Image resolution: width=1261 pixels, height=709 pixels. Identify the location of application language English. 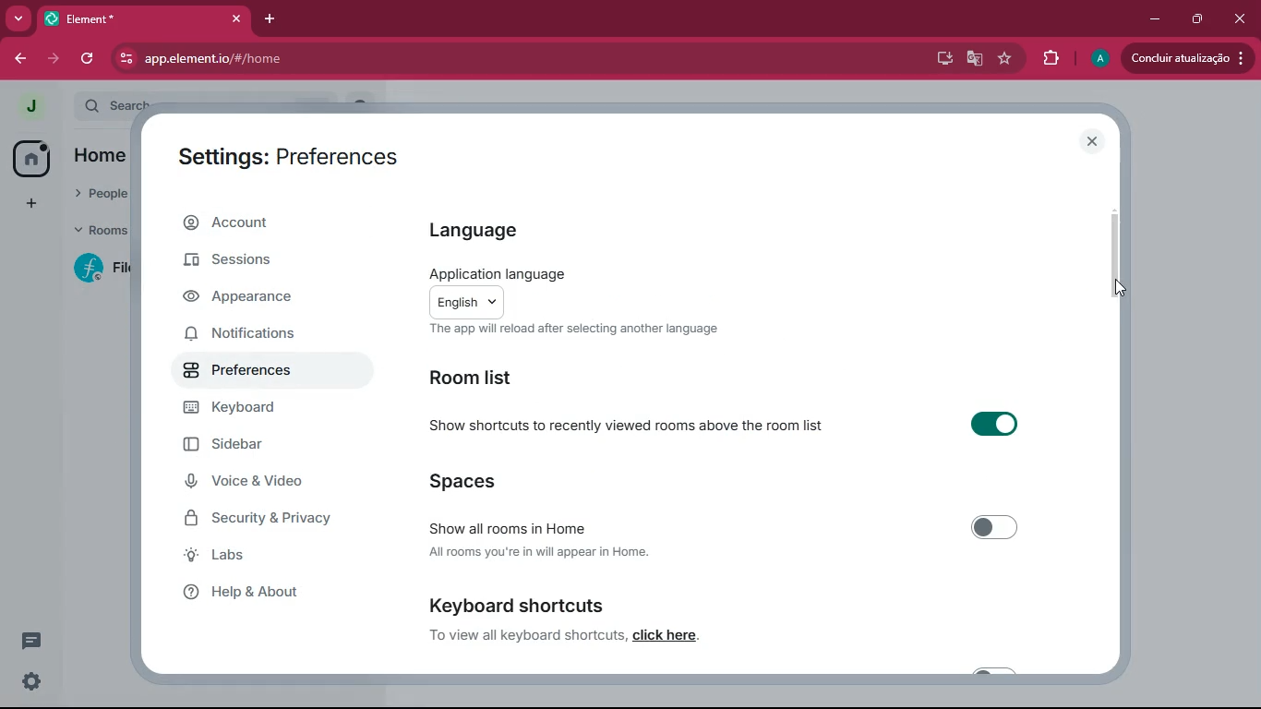
(589, 290).